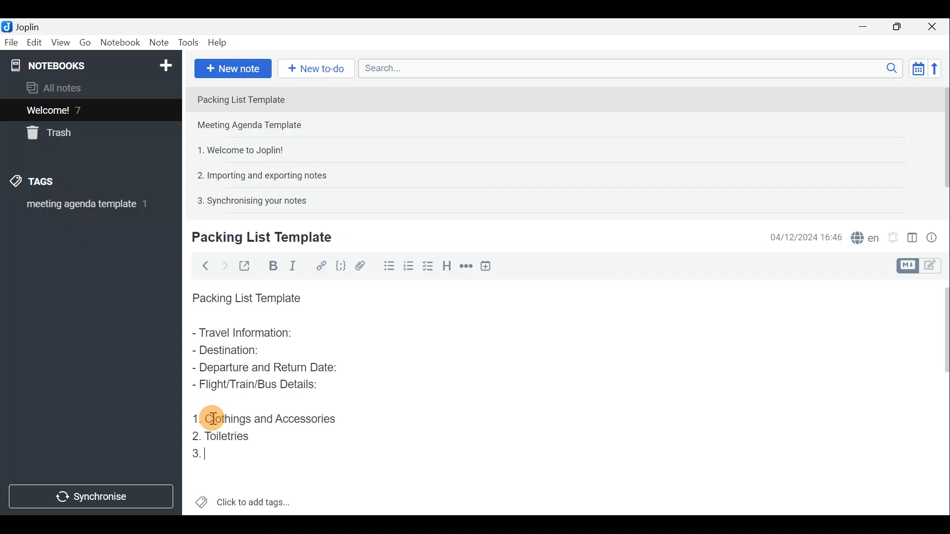 The image size is (950, 534). What do you see at coordinates (360, 265) in the screenshot?
I see `Attach file` at bounding box center [360, 265].